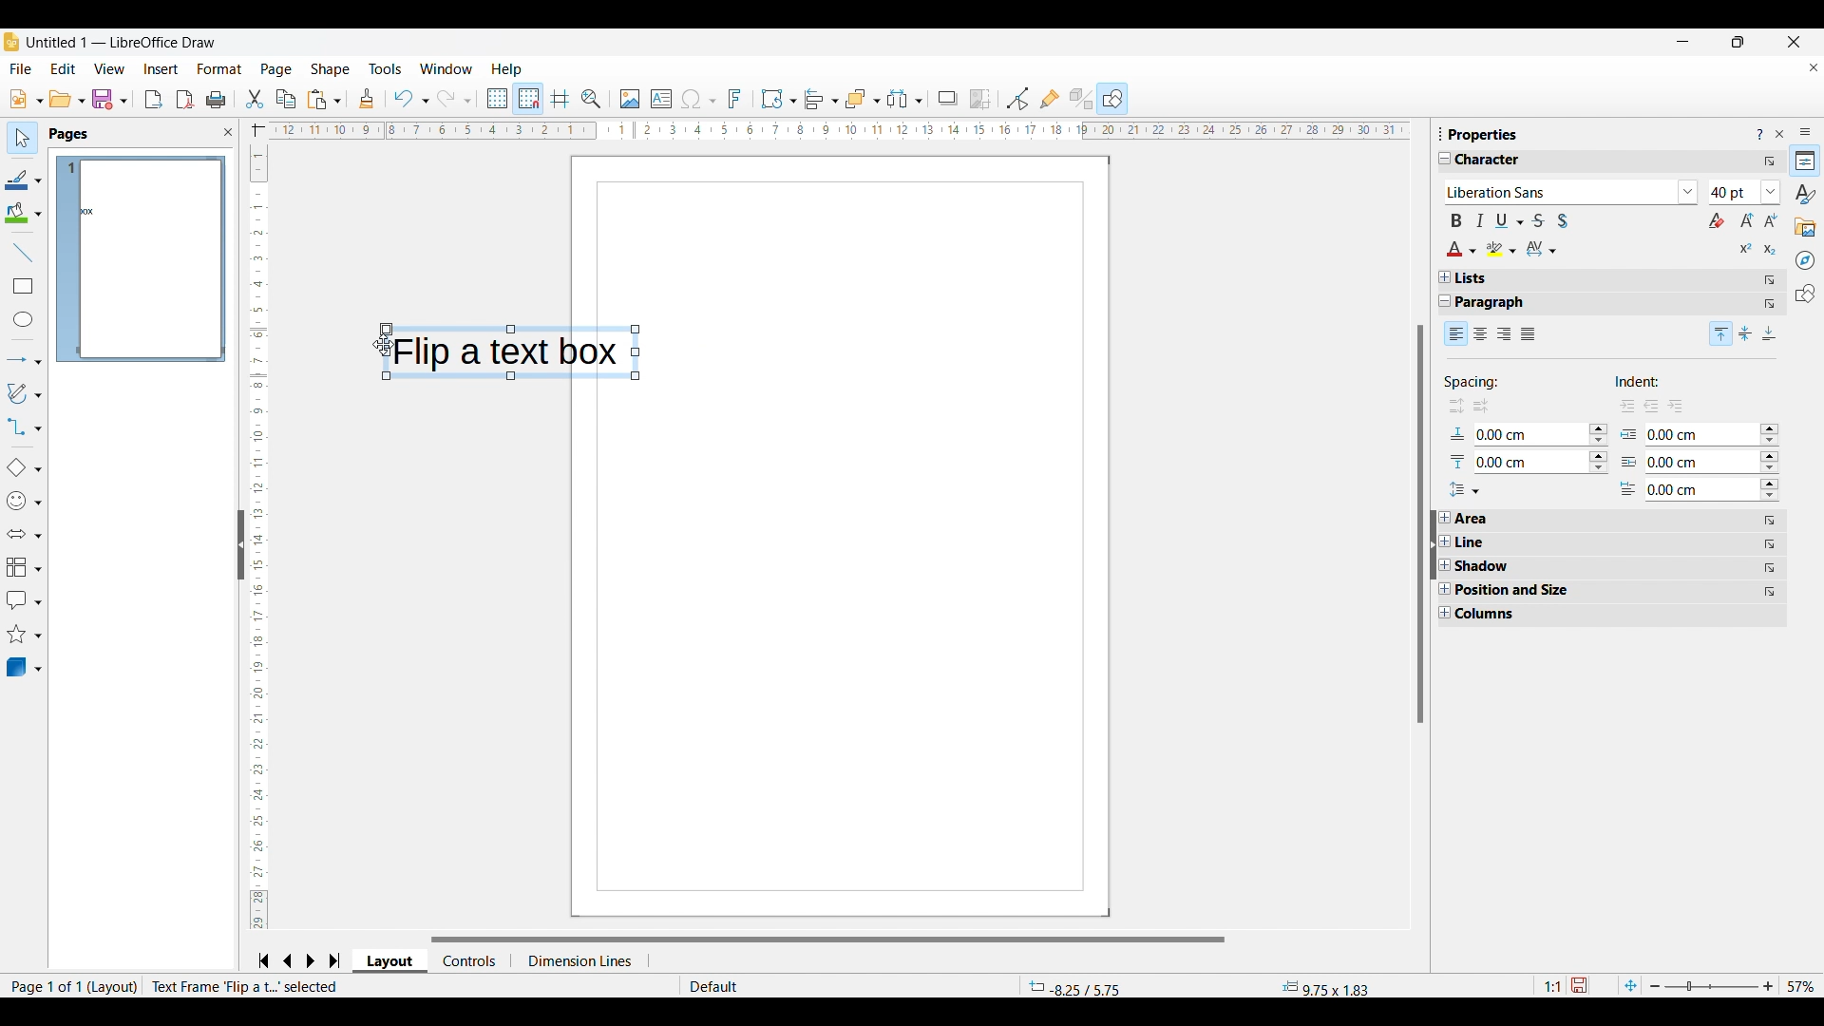  Describe the element at coordinates (1780, 134) in the screenshot. I see `Close sidebar` at that location.